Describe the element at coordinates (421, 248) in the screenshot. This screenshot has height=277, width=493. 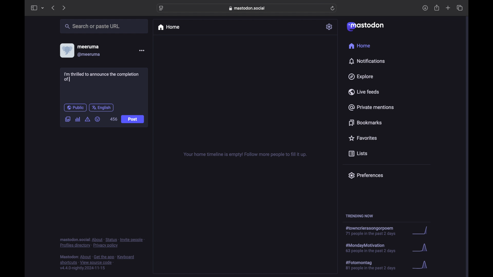
I see `graph` at that location.